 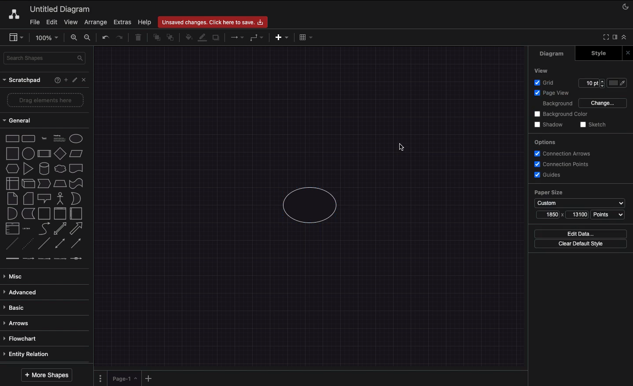 What do you see at coordinates (34, 22) in the screenshot?
I see `File` at bounding box center [34, 22].